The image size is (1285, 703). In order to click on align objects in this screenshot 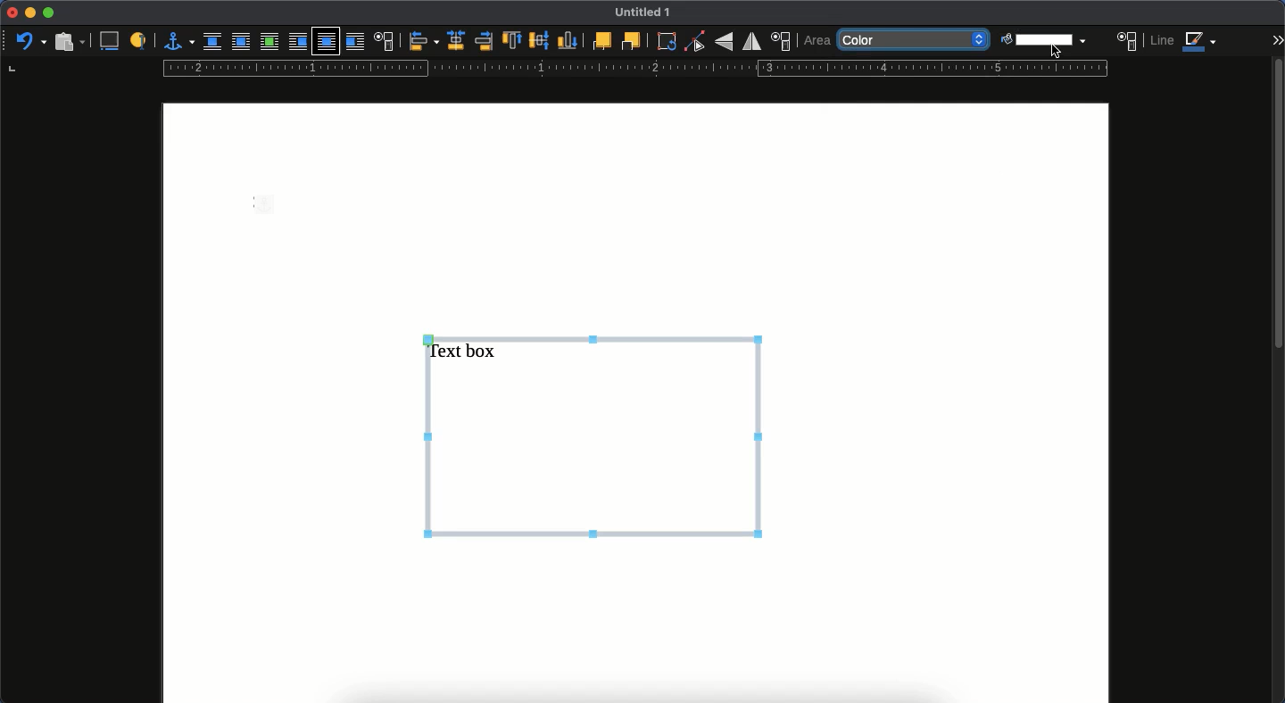, I will do `click(423, 42)`.